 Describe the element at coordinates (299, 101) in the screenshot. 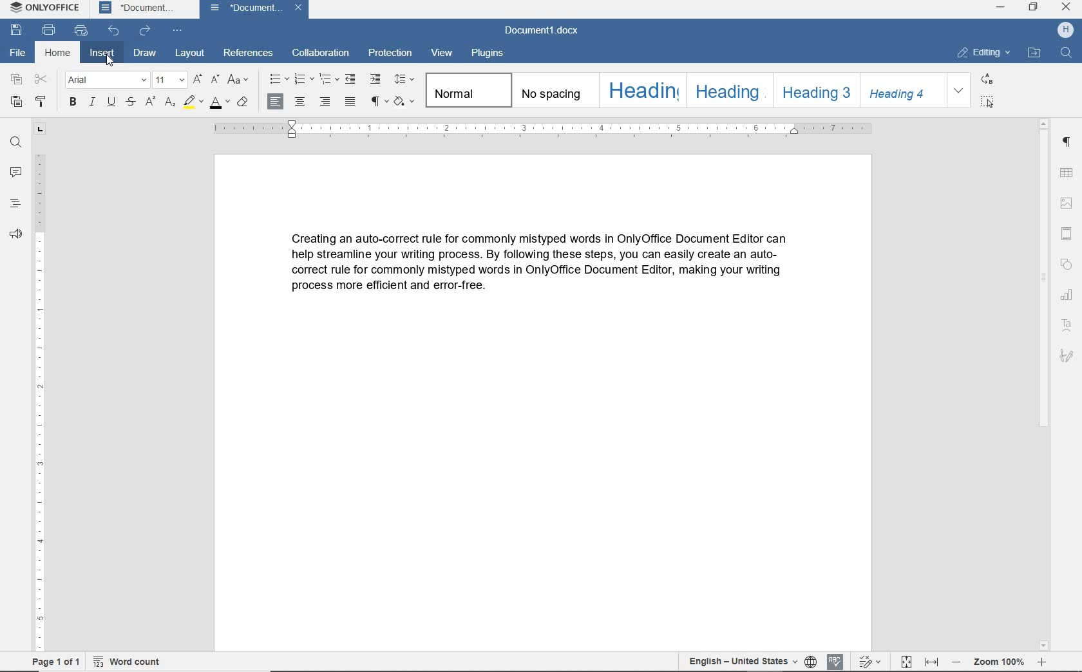

I see `align center` at that location.